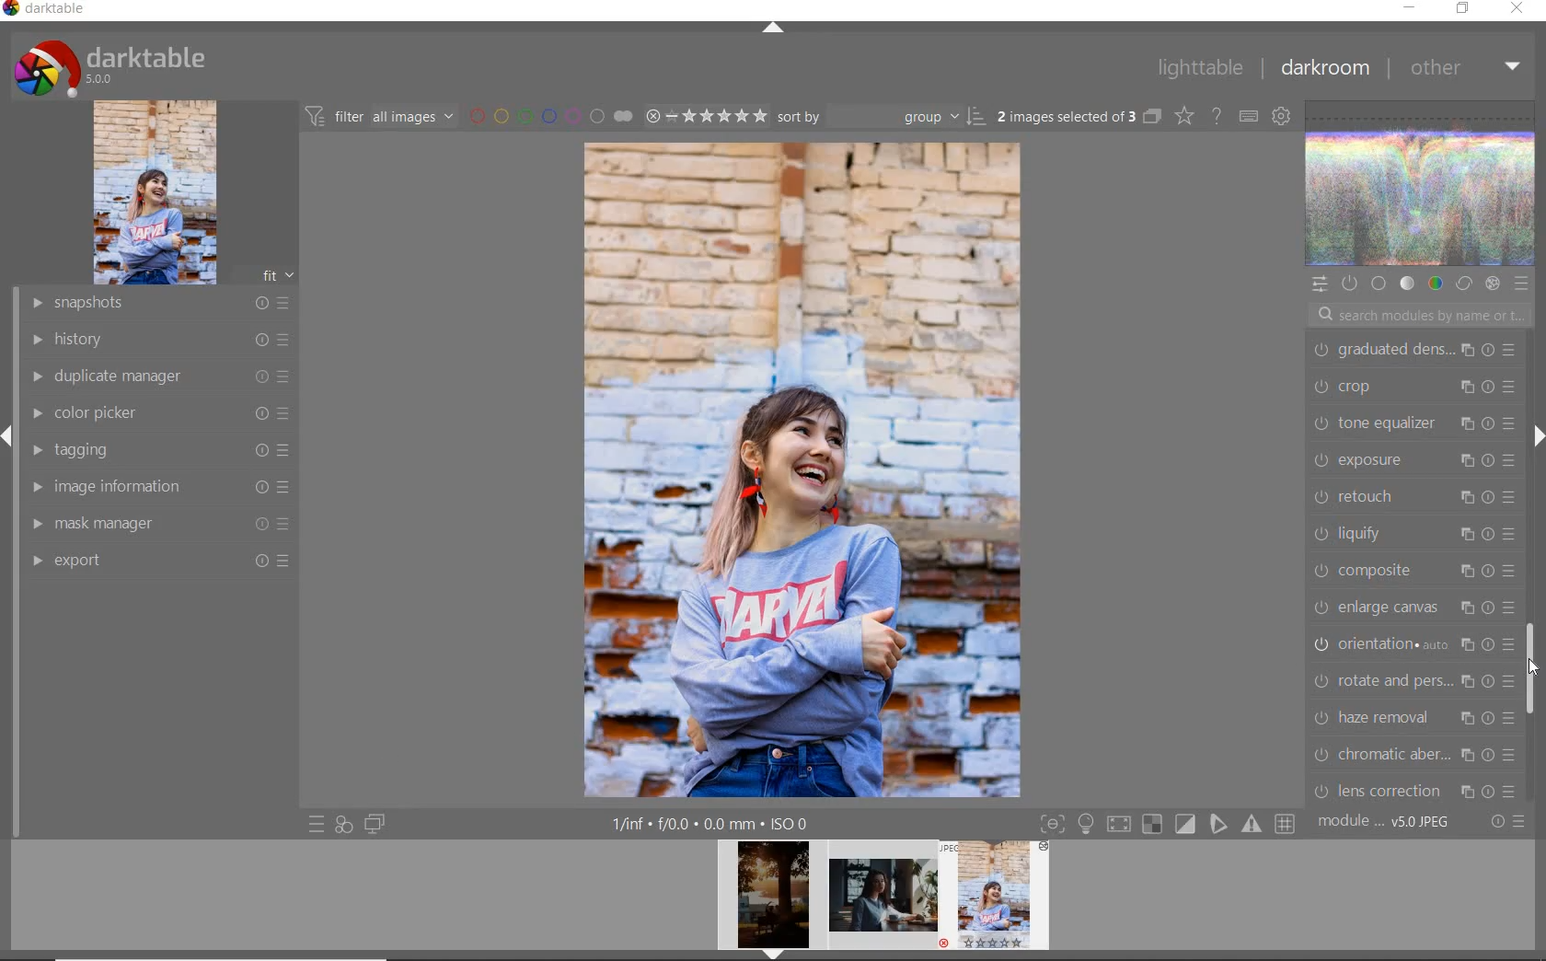  I want to click on frt, so click(277, 272).